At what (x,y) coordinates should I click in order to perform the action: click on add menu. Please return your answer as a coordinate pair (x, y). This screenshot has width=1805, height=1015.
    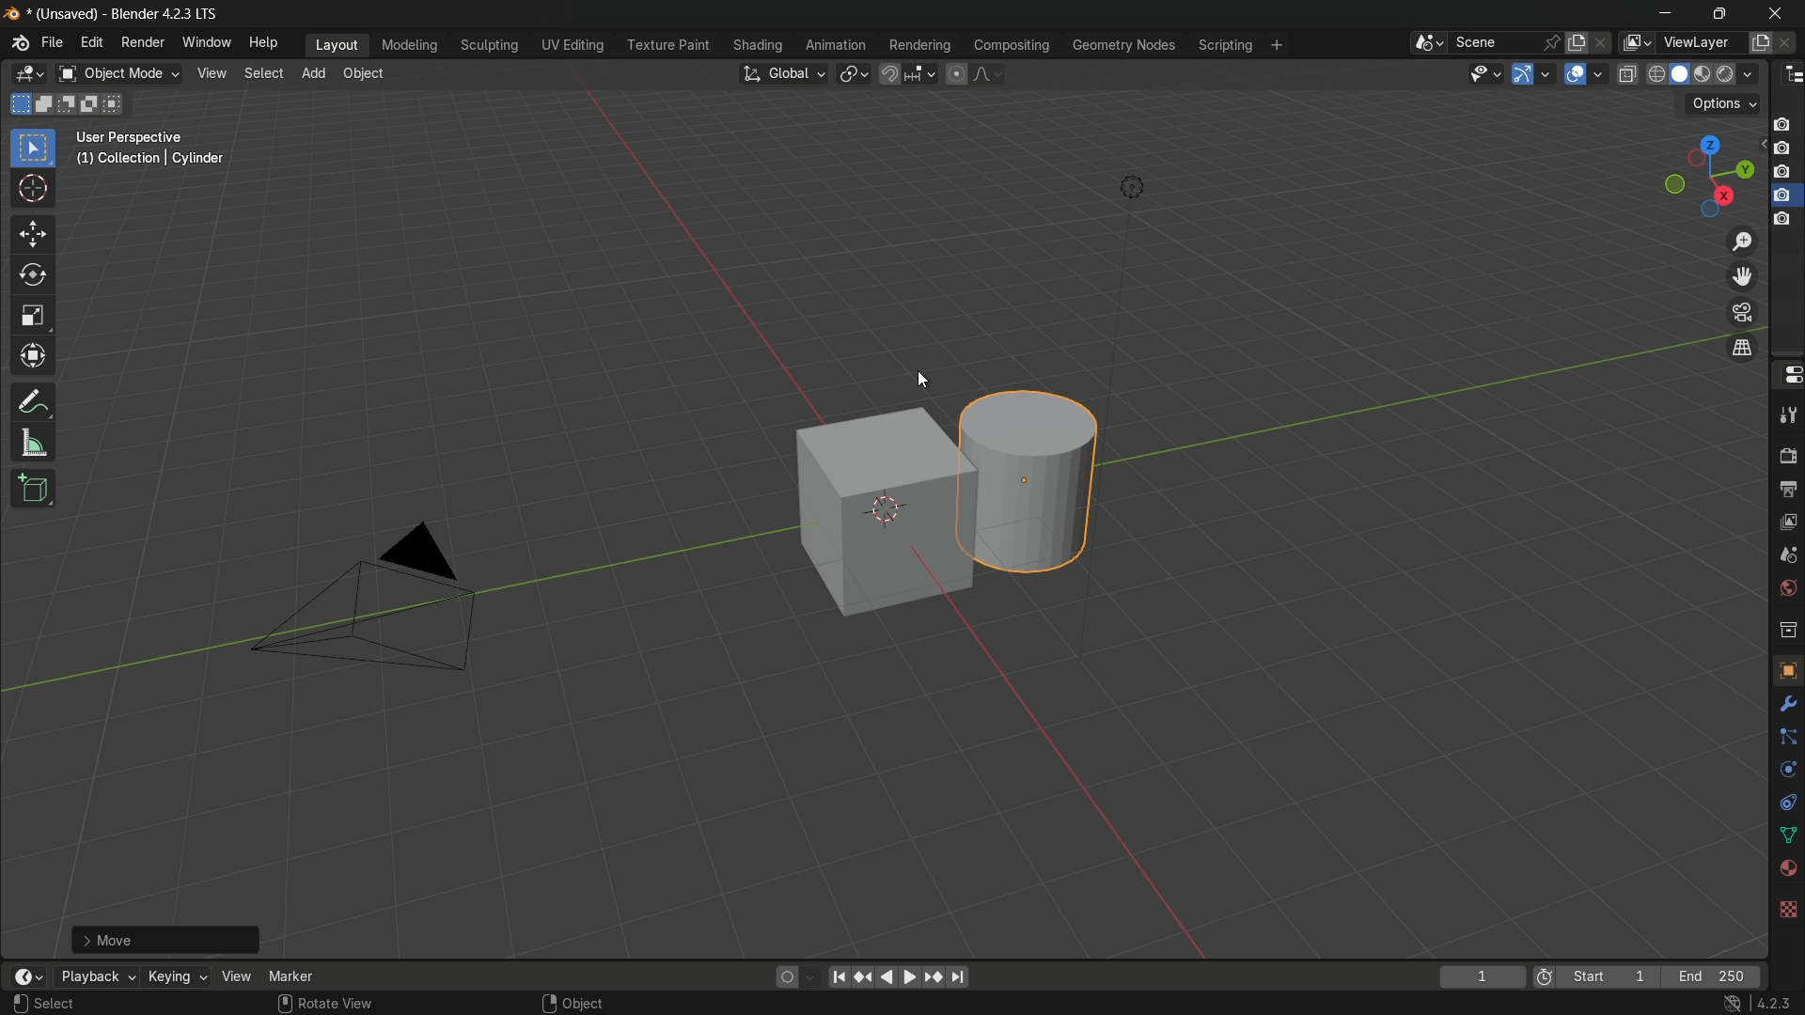
    Looking at the image, I should click on (311, 74).